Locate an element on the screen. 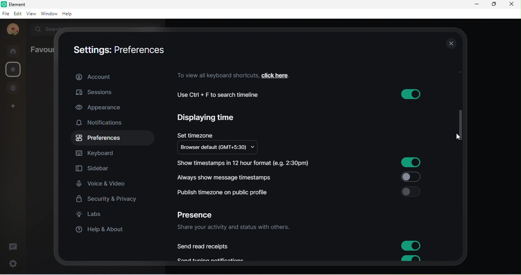 The height and width of the screenshot is (275, 521). view is located at coordinates (31, 14).